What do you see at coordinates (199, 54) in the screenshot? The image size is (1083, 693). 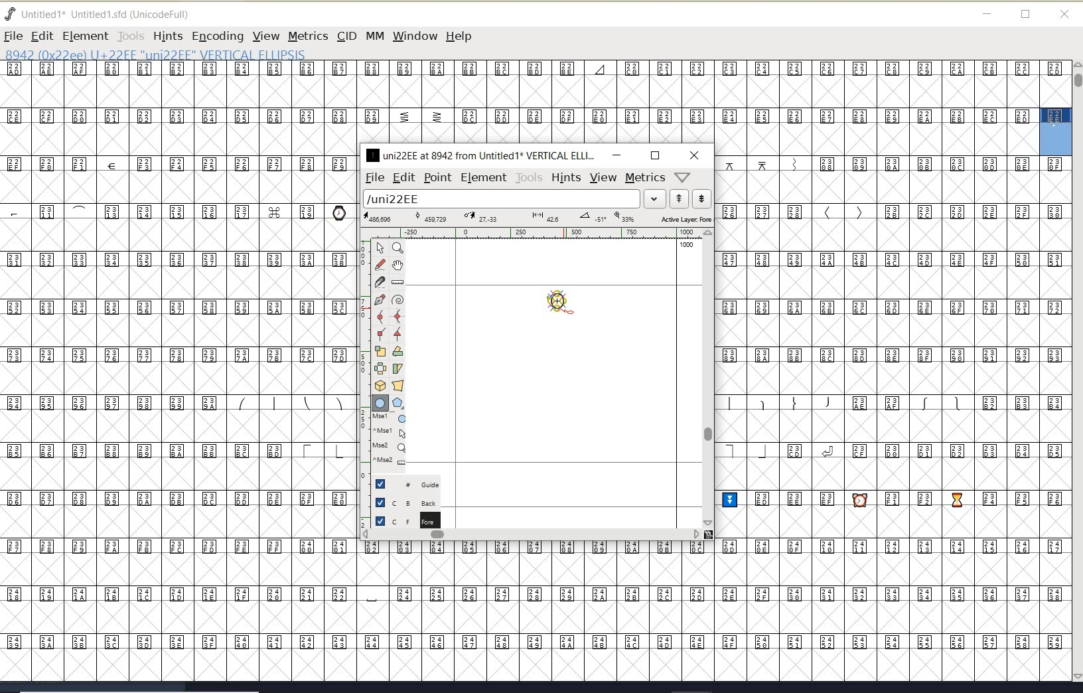 I see `8942 (0x22ee) U+22EE "uni22EE" VERTICAL EllIPSIS` at bounding box center [199, 54].